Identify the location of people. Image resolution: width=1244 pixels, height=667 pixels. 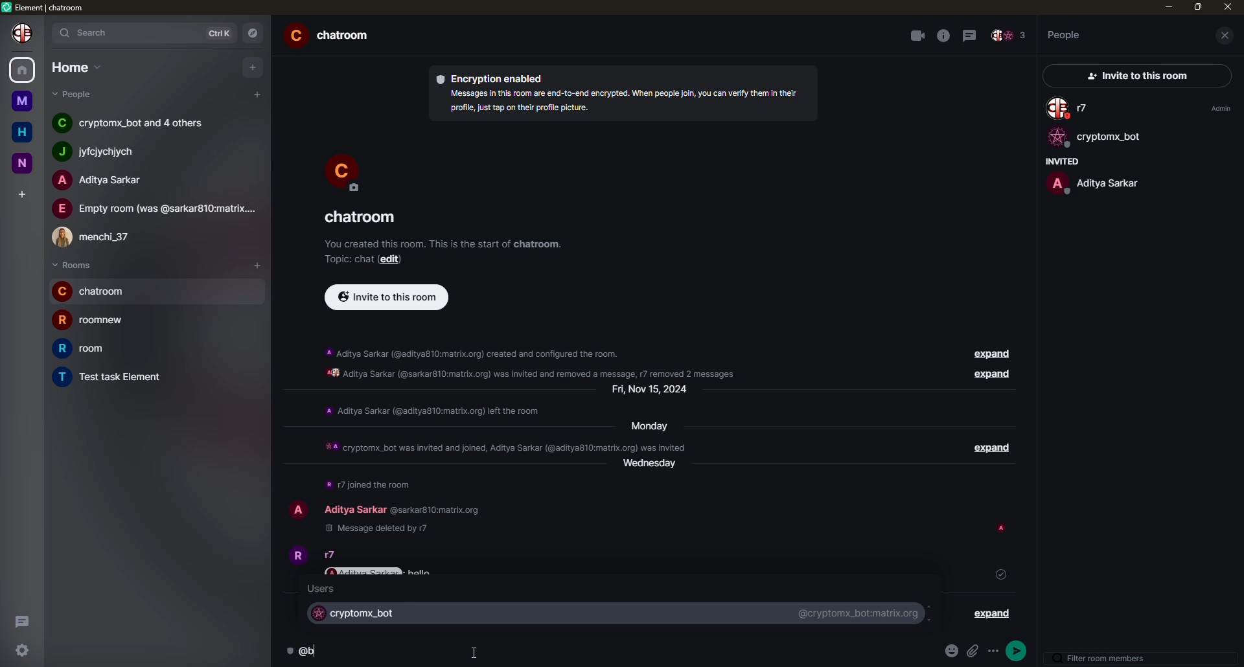
(333, 555).